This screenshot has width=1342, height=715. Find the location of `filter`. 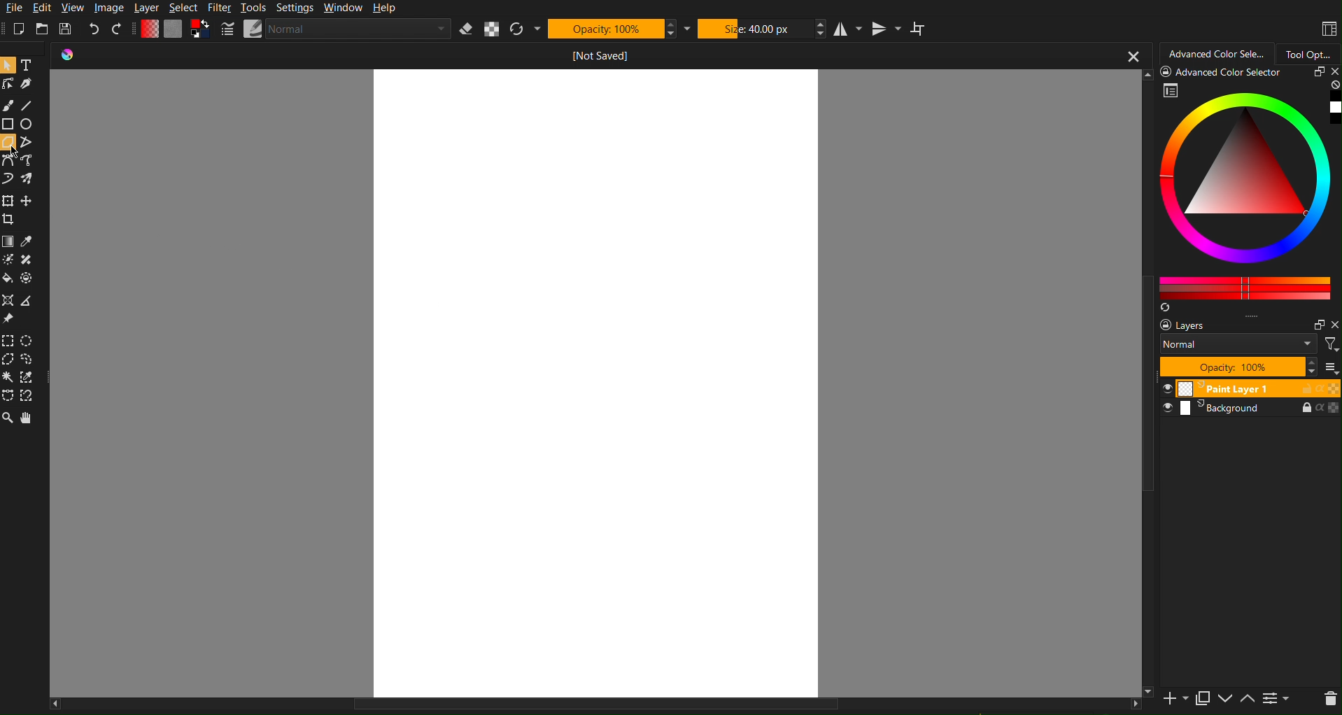

filter is located at coordinates (1332, 344).